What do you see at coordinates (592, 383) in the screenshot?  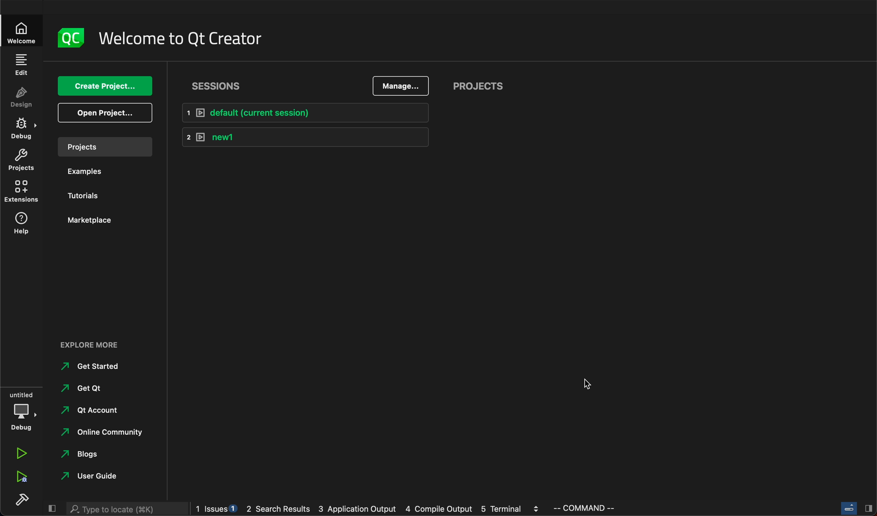 I see `cursor` at bounding box center [592, 383].